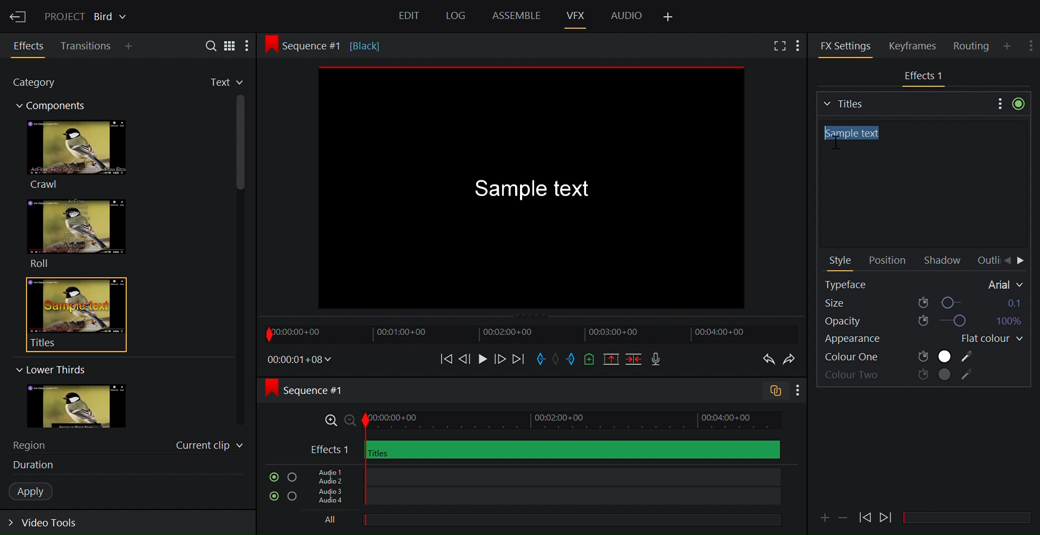 This screenshot has height=535, width=1040. Describe the element at coordinates (30, 46) in the screenshot. I see `Effects` at that location.